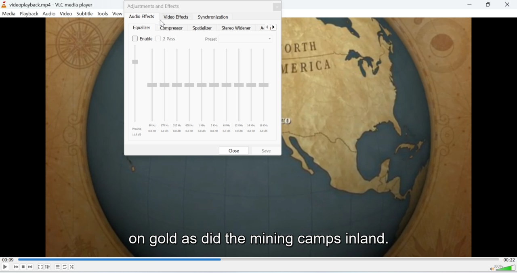 Image resolution: width=517 pixels, height=273 pixels. What do you see at coordinates (48, 267) in the screenshot?
I see `Extended Settings` at bounding box center [48, 267].